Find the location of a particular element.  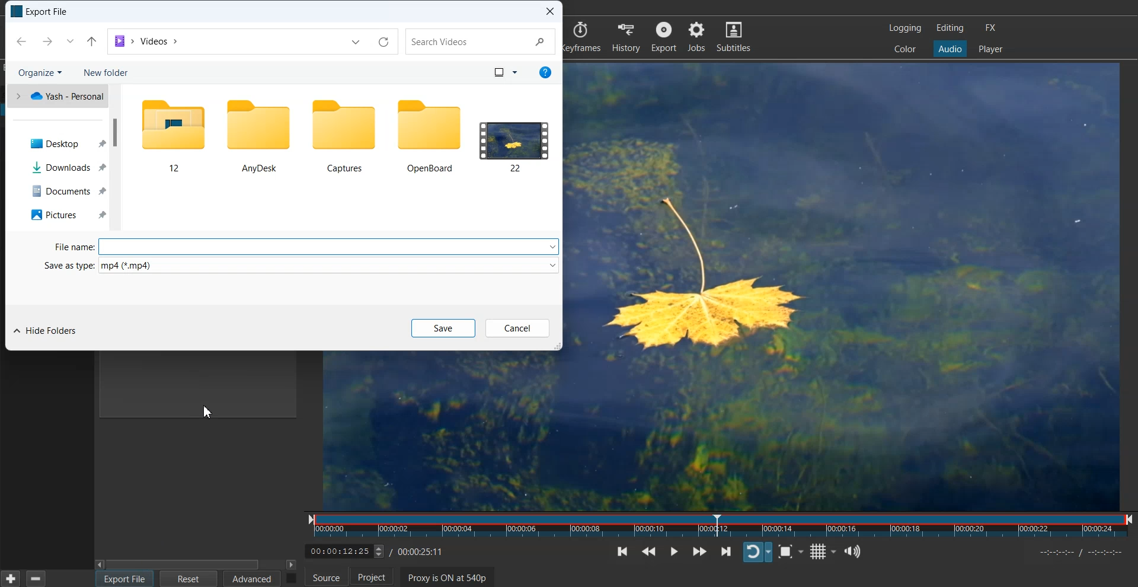

Proxy is ON at 540p is located at coordinates (453, 578).